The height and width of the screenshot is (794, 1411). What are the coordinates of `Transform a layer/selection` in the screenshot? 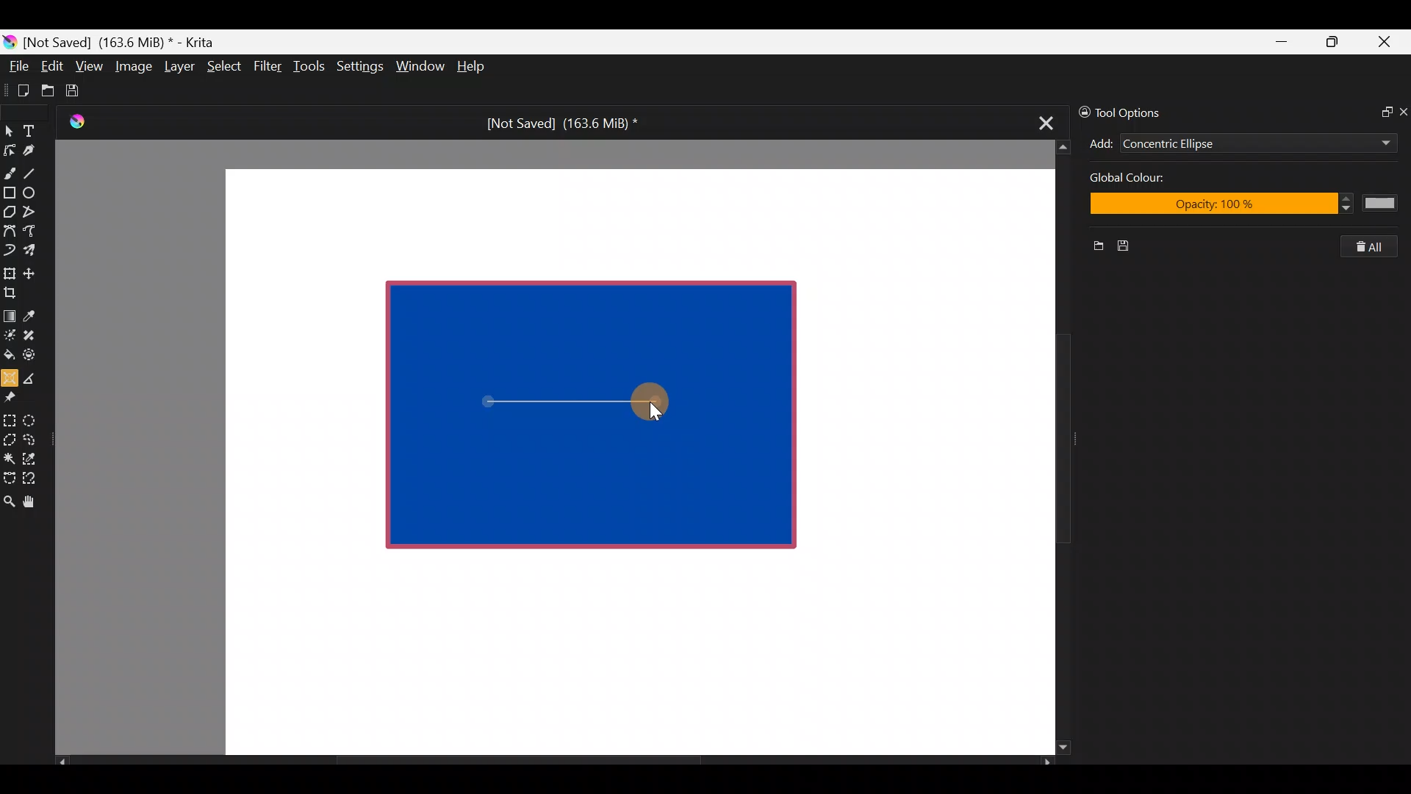 It's located at (9, 271).